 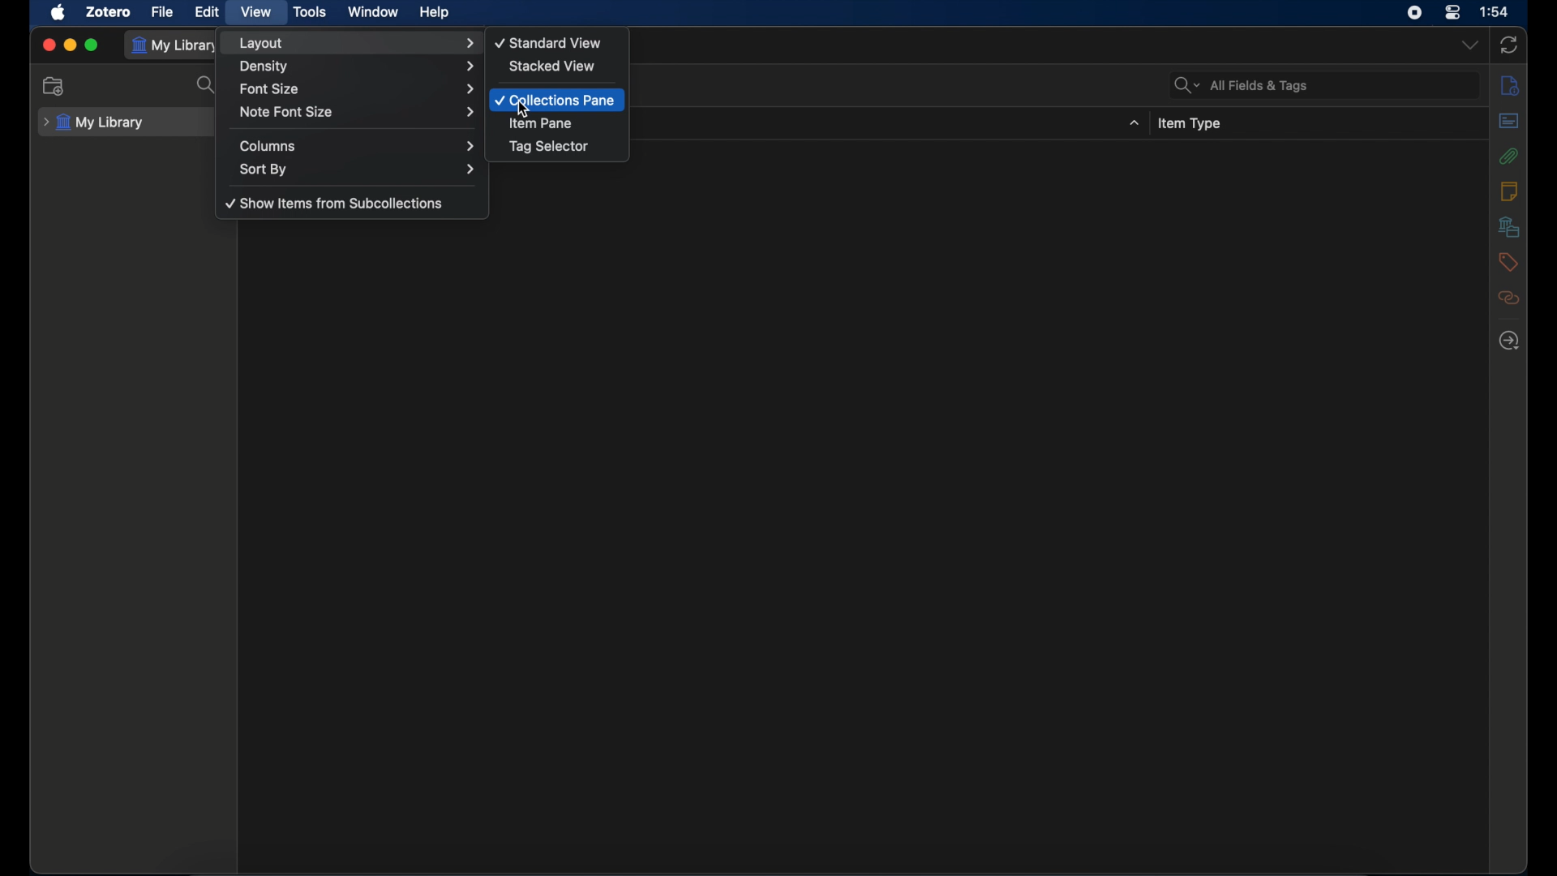 What do you see at coordinates (108, 12) in the screenshot?
I see `zotero` at bounding box center [108, 12].